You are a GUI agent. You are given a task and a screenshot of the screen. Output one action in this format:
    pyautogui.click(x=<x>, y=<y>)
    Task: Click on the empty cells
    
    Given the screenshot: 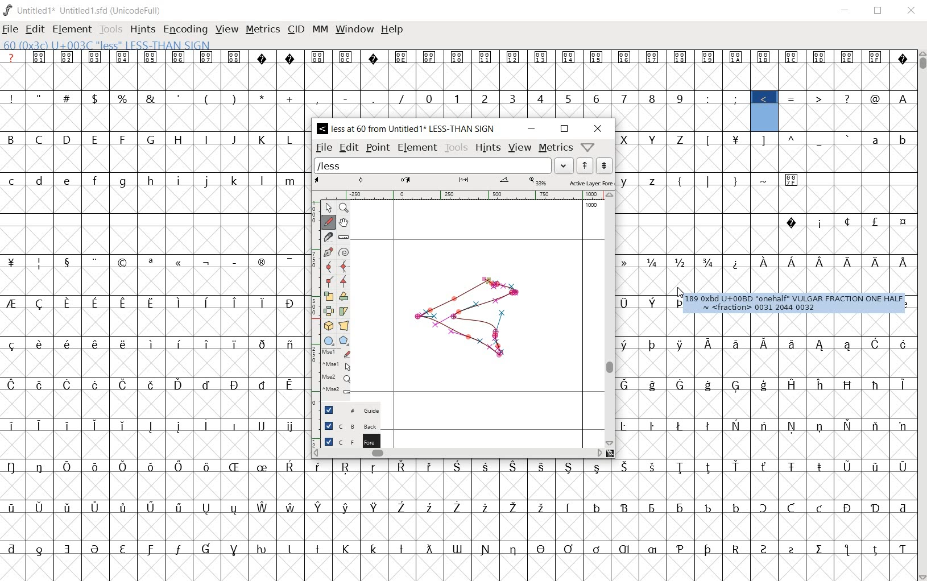 What is the action you would take?
    pyautogui.click(x=765, y=444)
    